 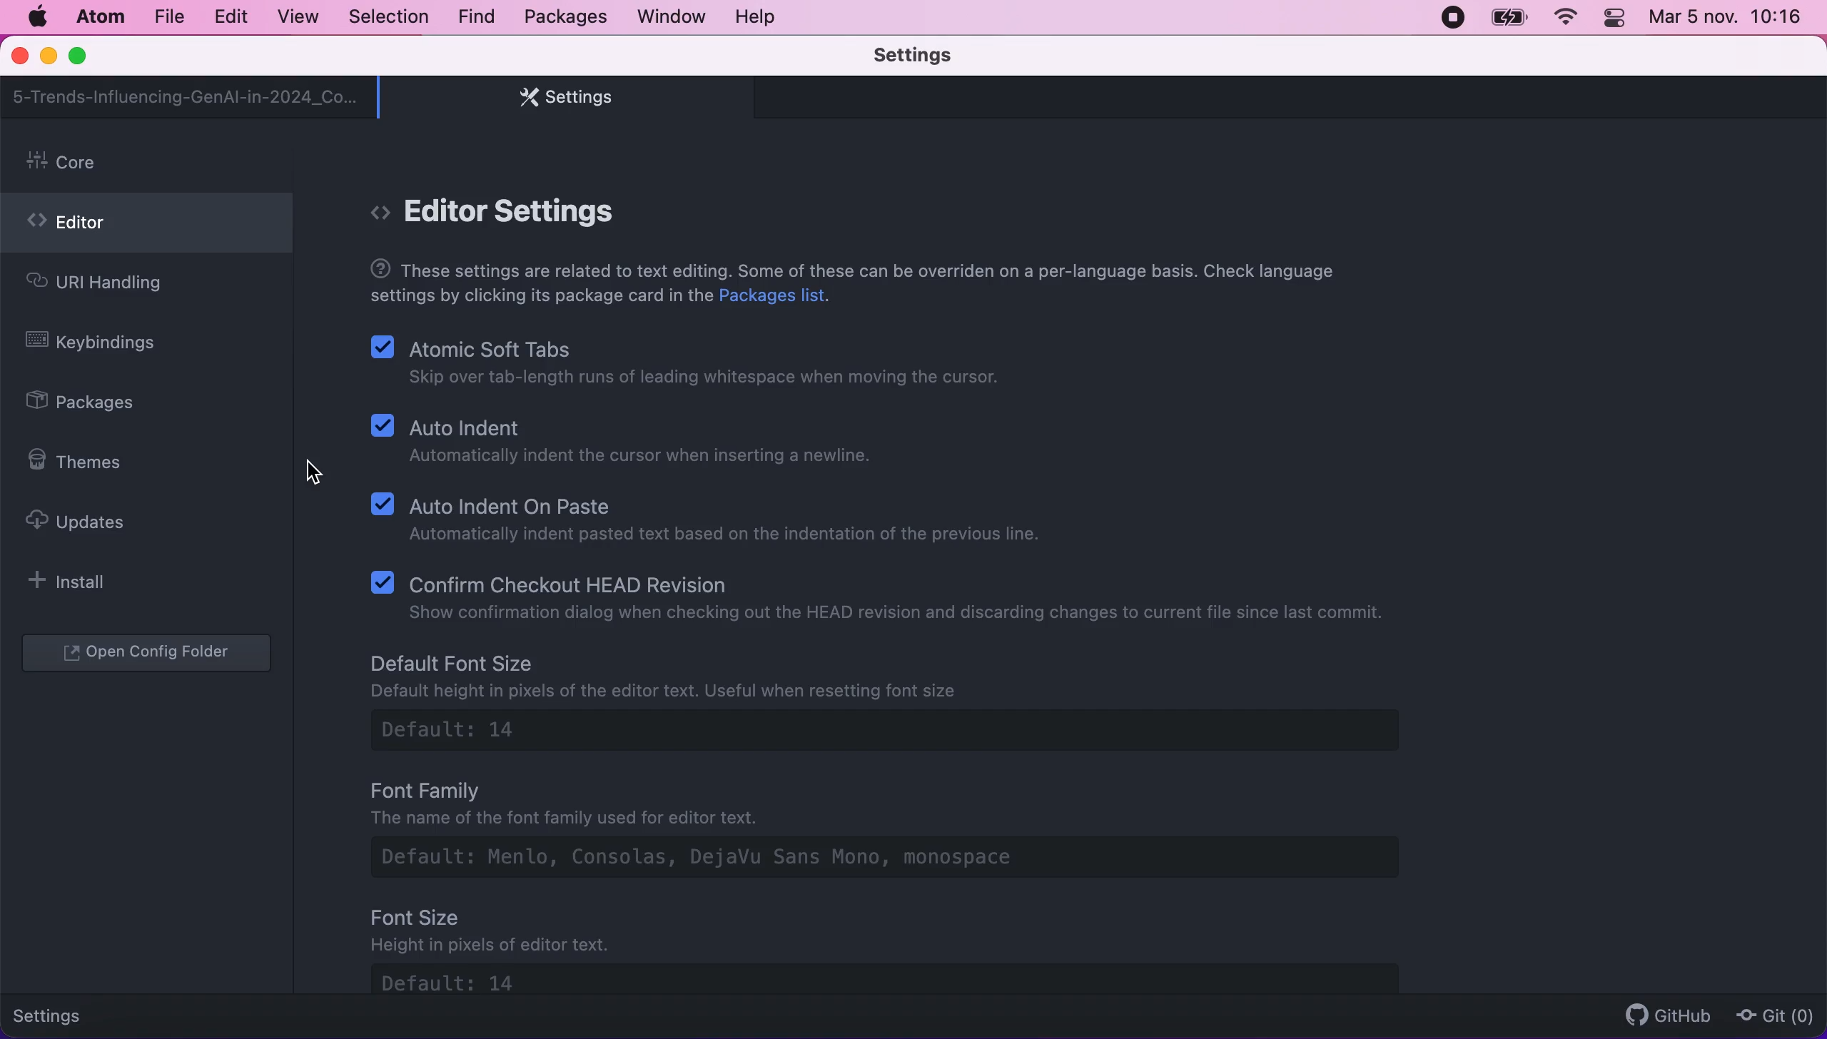 What do you see at coordinates (146, 227) in the screenshot?
I see `editor` at bounding box center [146, 227].